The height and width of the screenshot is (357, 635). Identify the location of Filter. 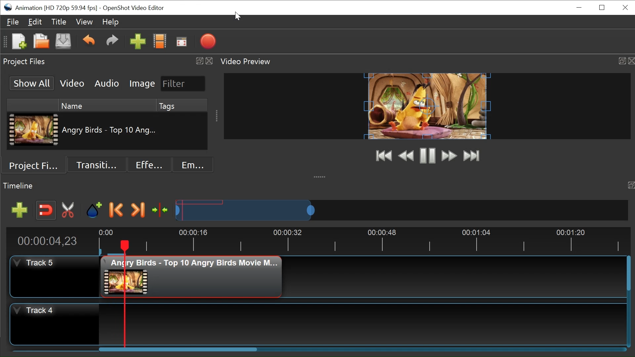
(183, 84).